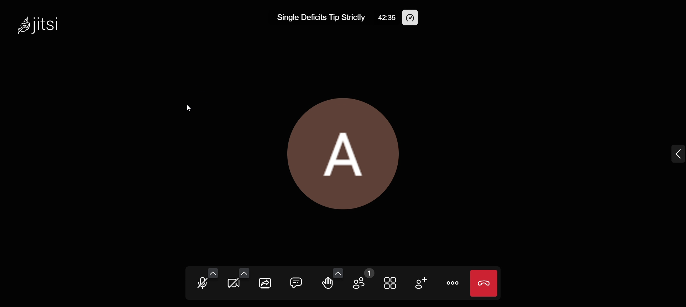 This screenshot has height=307, width=686. Describe the element at coordinates (264, 283) in the screenshot. I see `Share screen` at that location.